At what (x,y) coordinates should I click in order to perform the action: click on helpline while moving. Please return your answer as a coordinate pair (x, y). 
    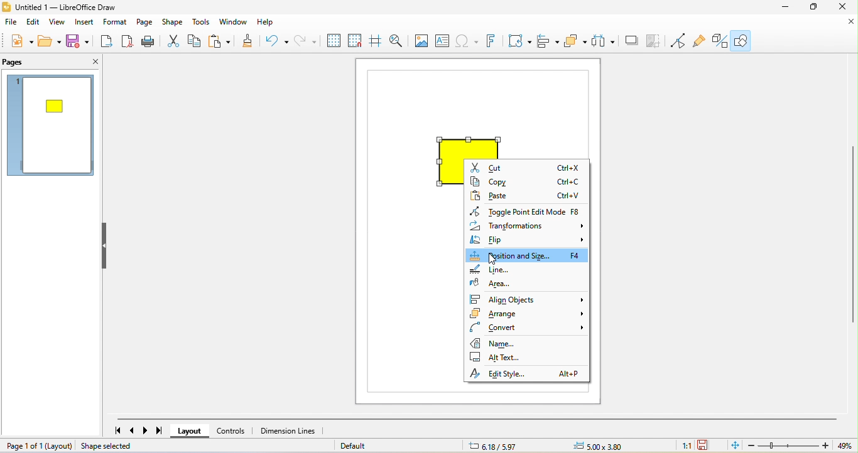
    Looking at the image, I should click on (377, 41).